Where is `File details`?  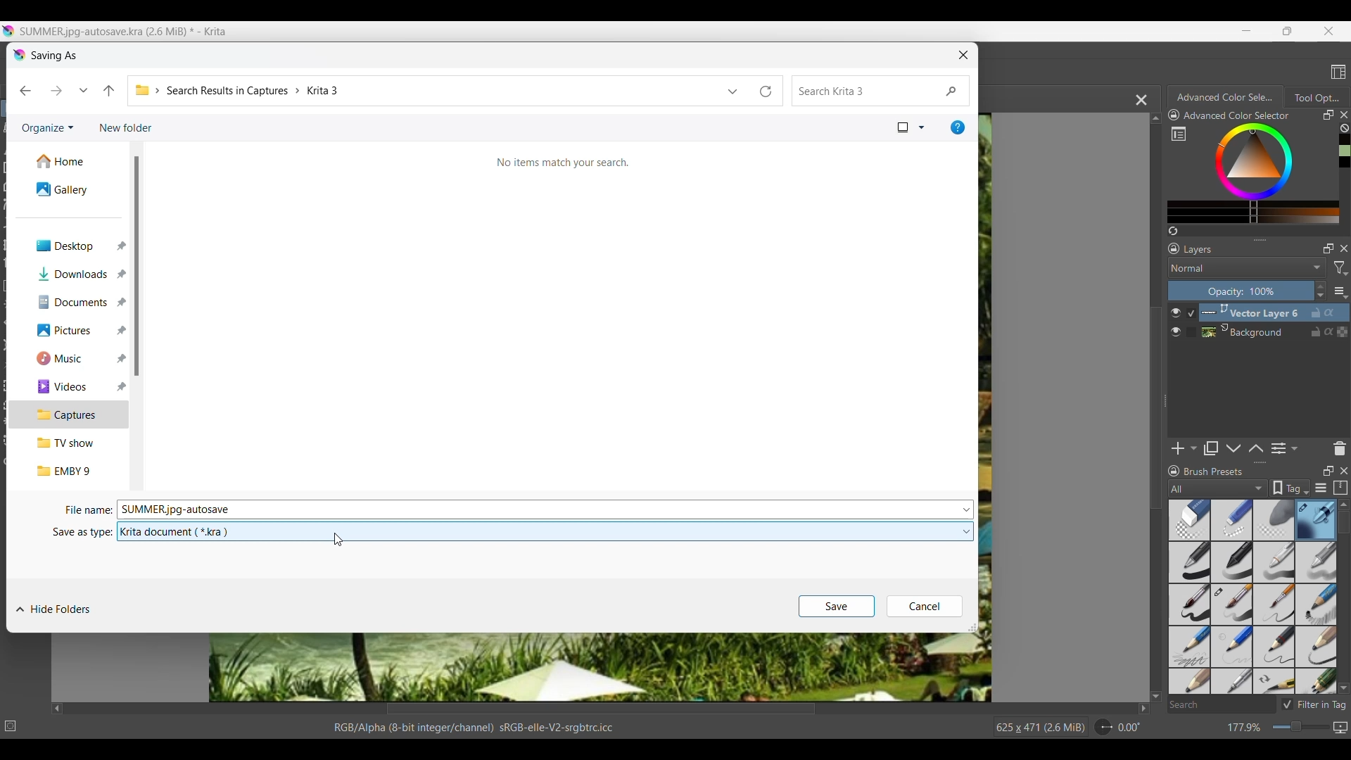 File details is located at coordinates (473, 728).